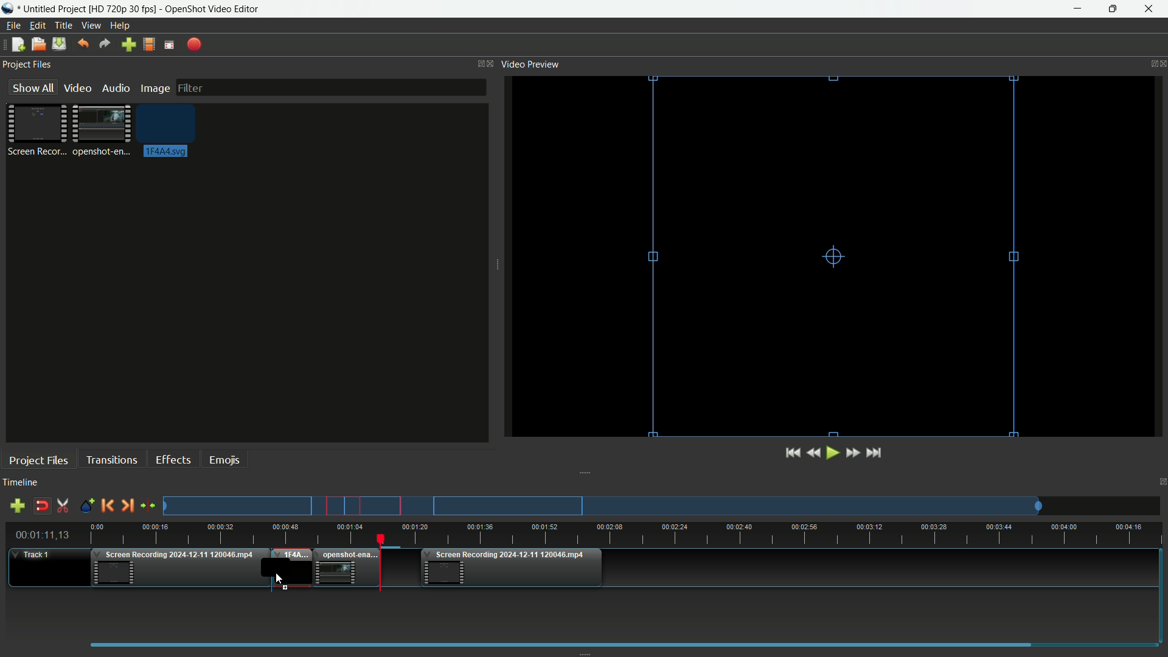 The image size is (1168, 657). I want to click on Jump to start, so click(791, 453).